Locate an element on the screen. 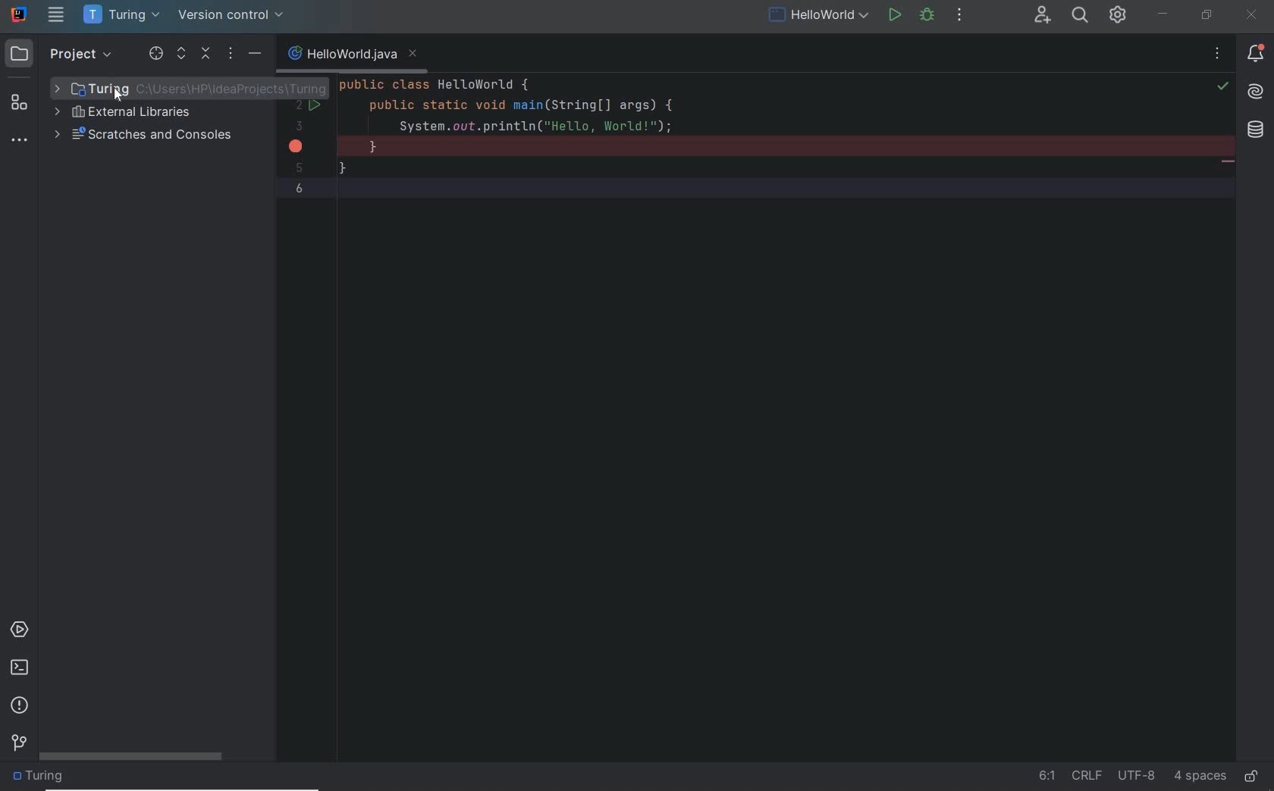  run or debug configurations is located at coordinates (821, 17).